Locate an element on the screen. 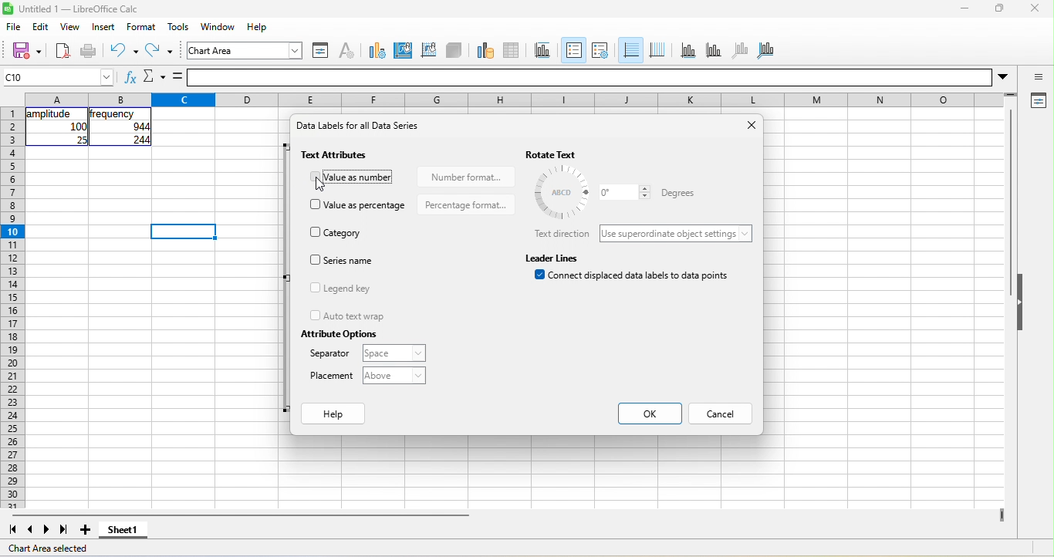 The height and width of the screenshot is (557, 1054). attribute options is located at coordinates (337, 334).